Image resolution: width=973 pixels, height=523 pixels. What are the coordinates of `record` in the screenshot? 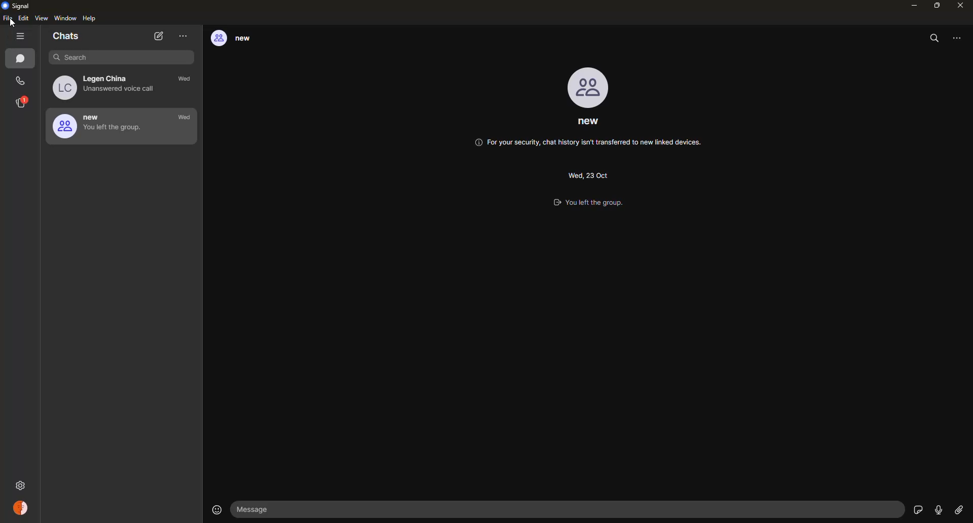 It's located at (938, 510).